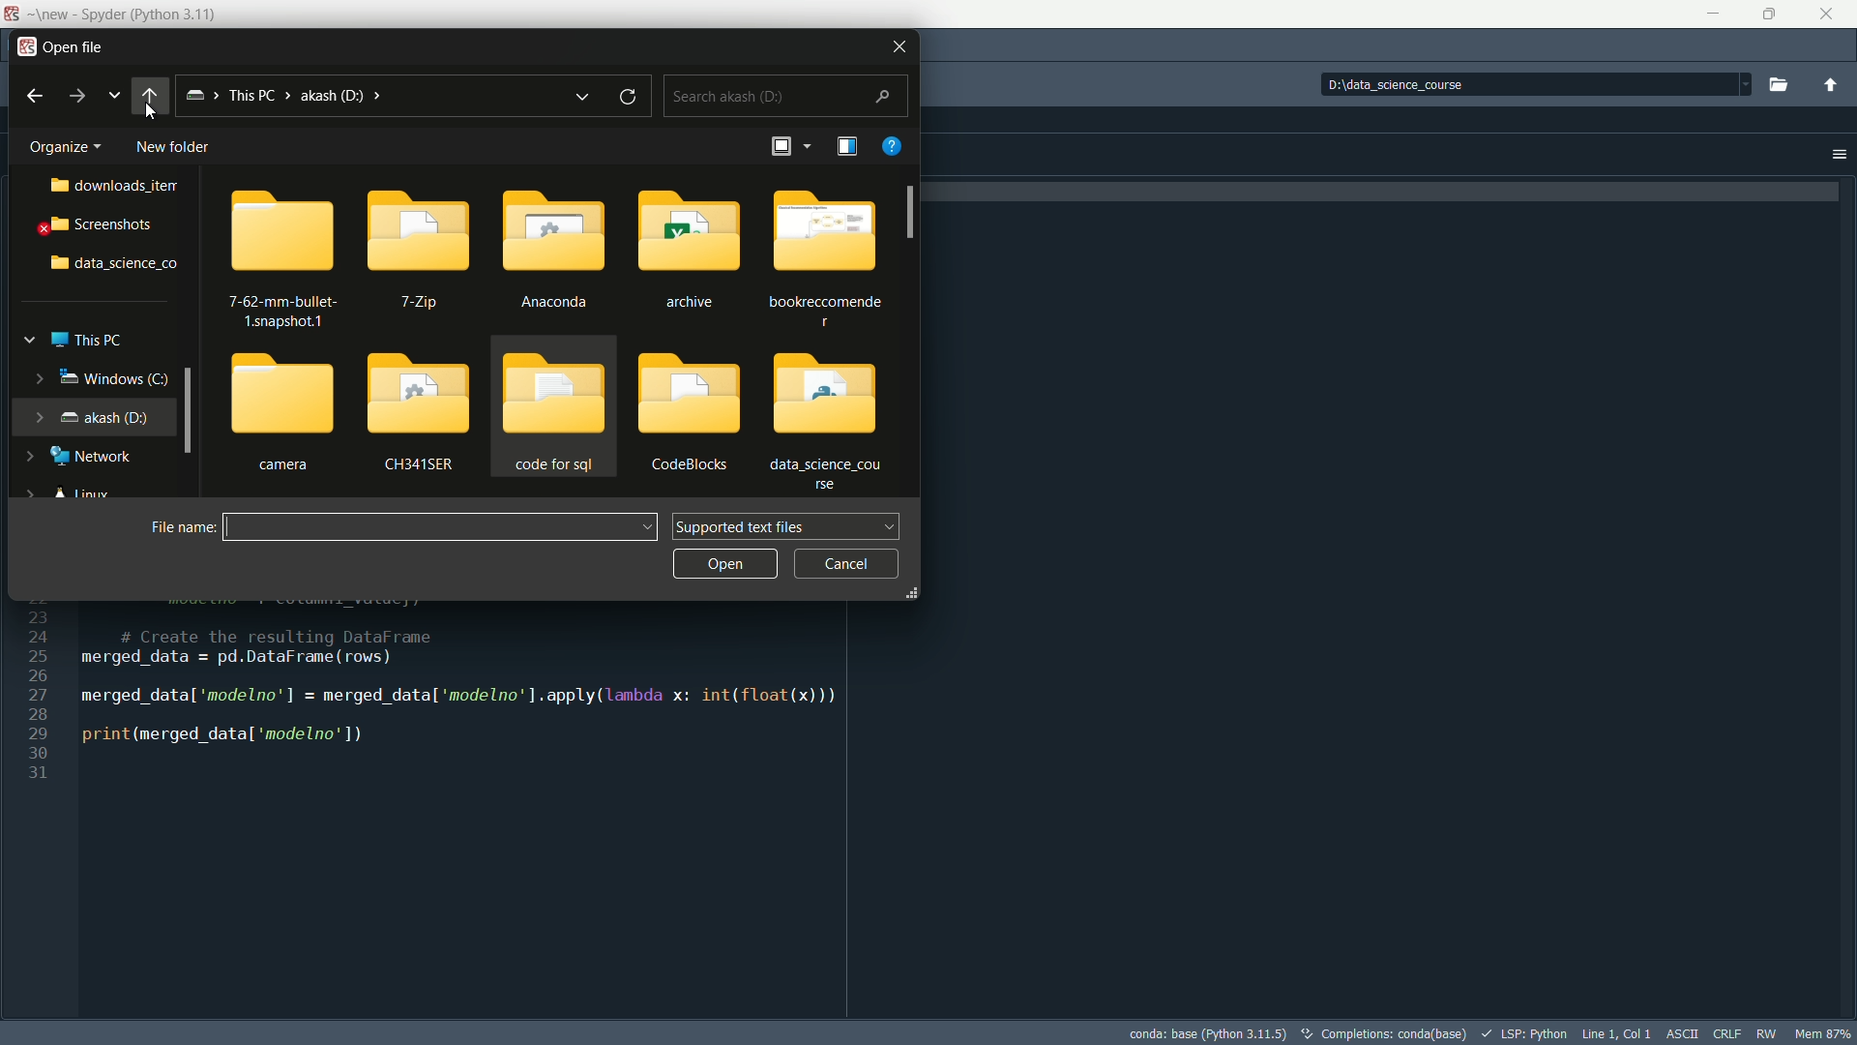 This screenshot has height=1045, width=1857. What do you see at coordinates (278, 262) in the screenshot?
I see `7-62-mm-bullet-
1.snapshot.1` at bounding box center [278, 262].